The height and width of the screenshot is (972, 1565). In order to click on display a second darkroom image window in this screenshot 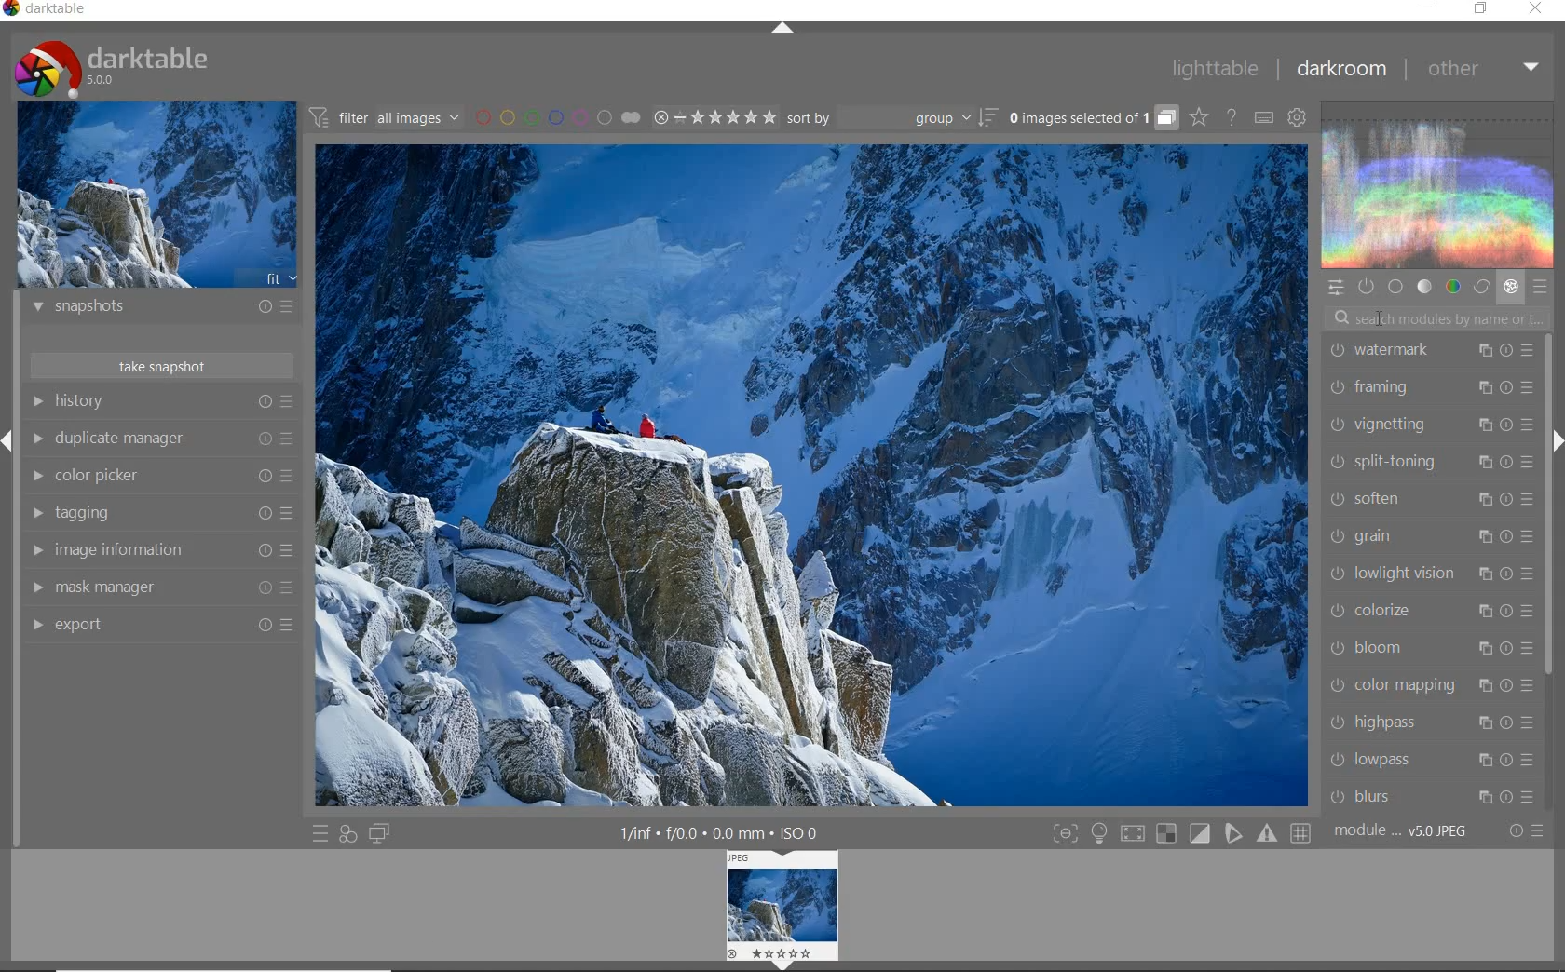, I will do `click(379, 834)`.